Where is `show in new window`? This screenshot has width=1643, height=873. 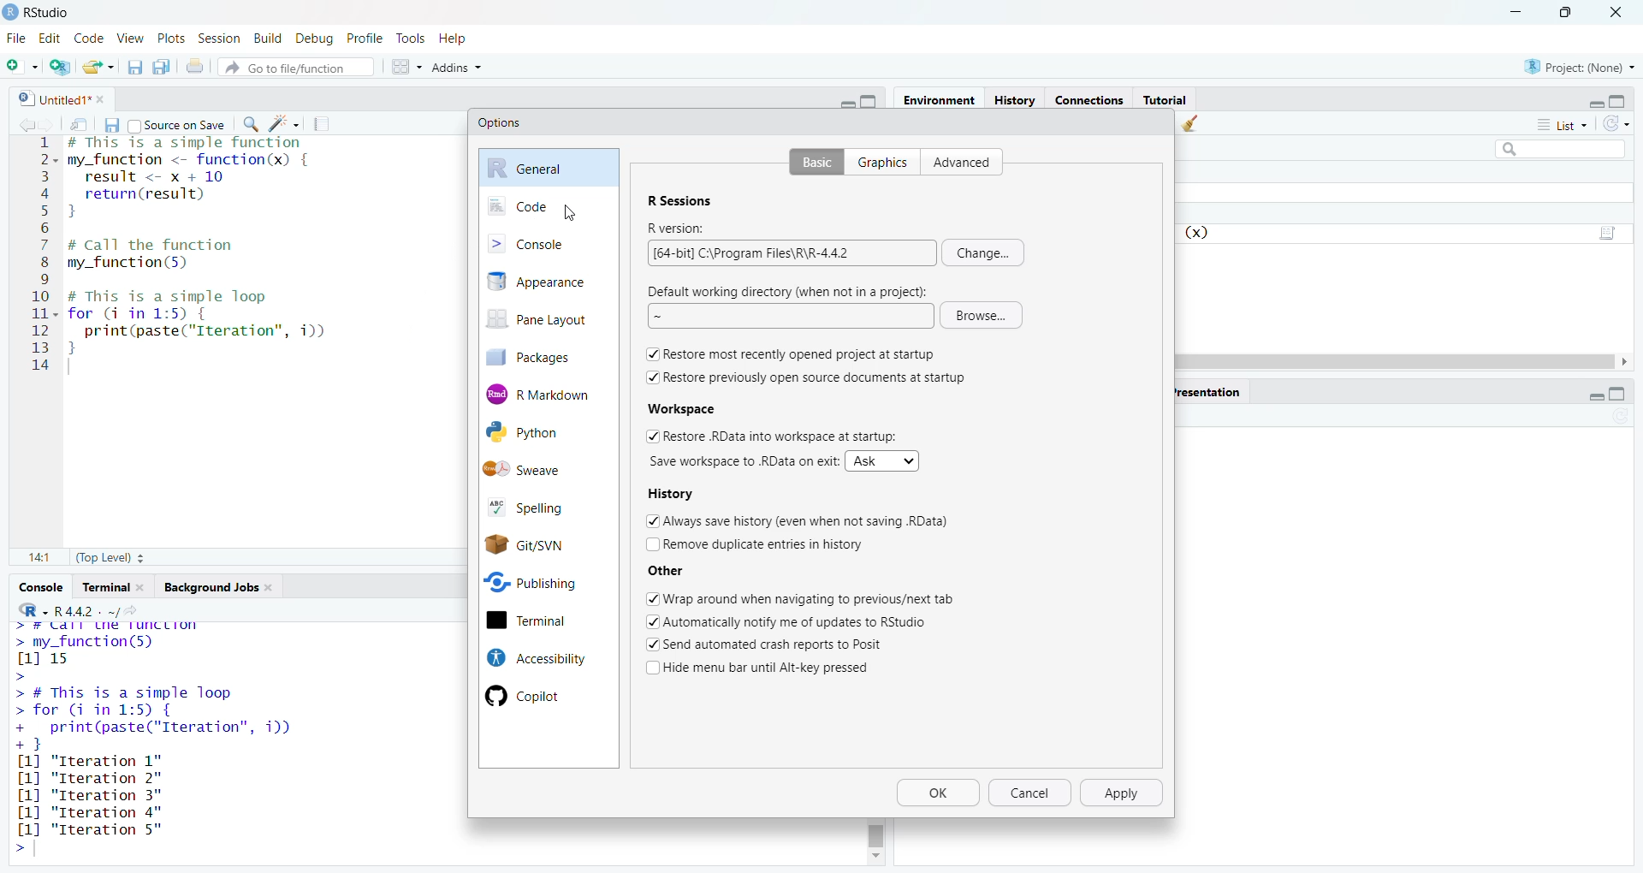 show in new window is located at coordinates (80, 123).